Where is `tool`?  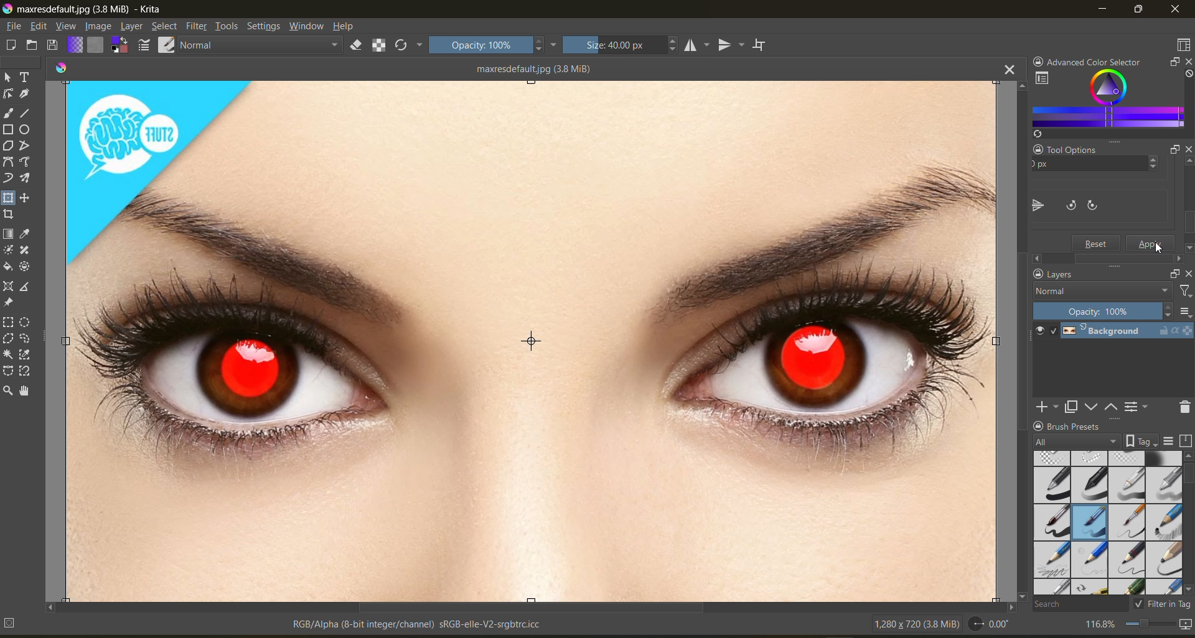 tool is located at coordinates (8, 353).